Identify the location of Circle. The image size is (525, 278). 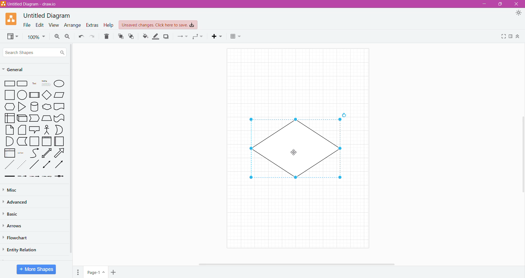
(23, 95).